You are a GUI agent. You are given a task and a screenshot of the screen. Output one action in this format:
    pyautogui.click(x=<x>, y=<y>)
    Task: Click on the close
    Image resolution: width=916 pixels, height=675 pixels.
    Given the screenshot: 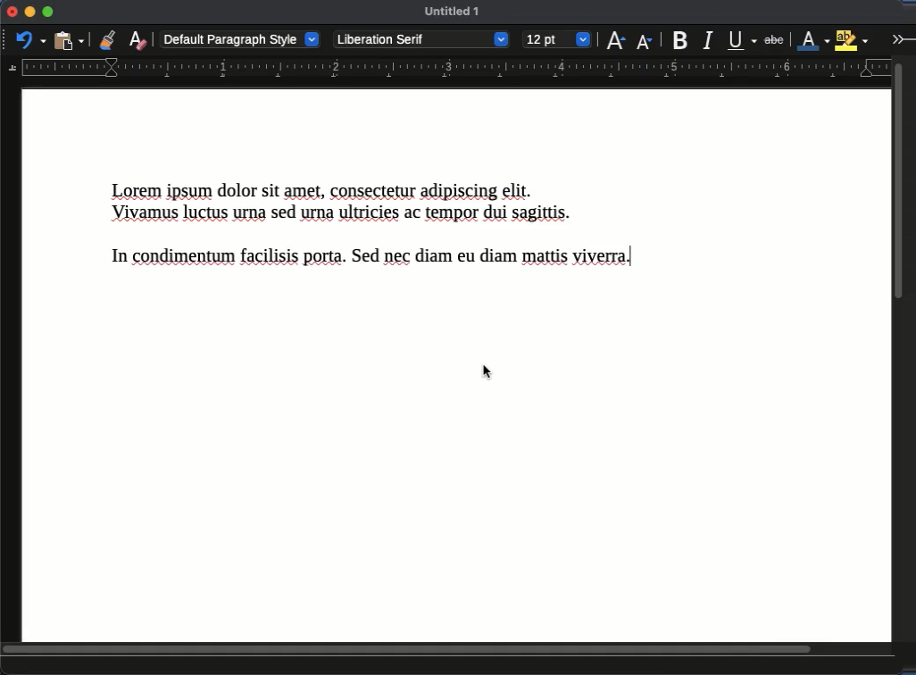 What is the action you would take?
    pyautogui.click(x=11, y=12)
    